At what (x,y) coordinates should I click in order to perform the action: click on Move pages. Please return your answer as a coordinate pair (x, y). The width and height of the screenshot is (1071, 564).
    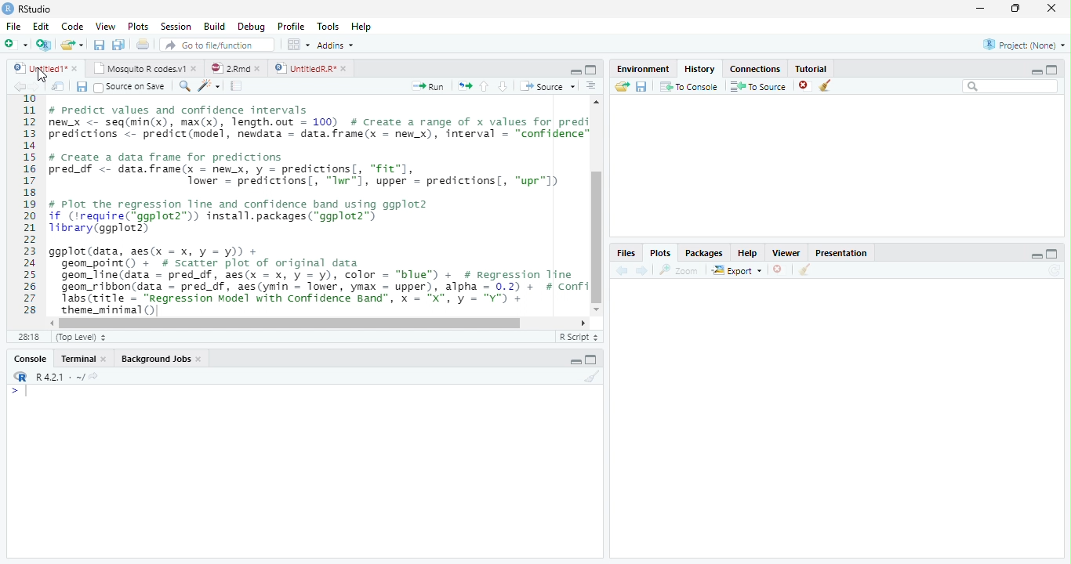
    Looking at the image, I should click on (463, 85).